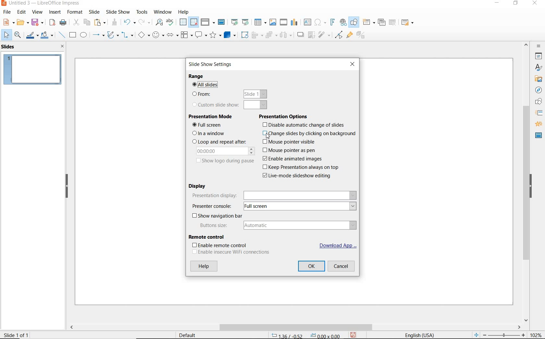  What do you see at coordinates (99, 35) in the screenshot?
I see `LINES AND ARROWS` at bounding box center [99, 35].